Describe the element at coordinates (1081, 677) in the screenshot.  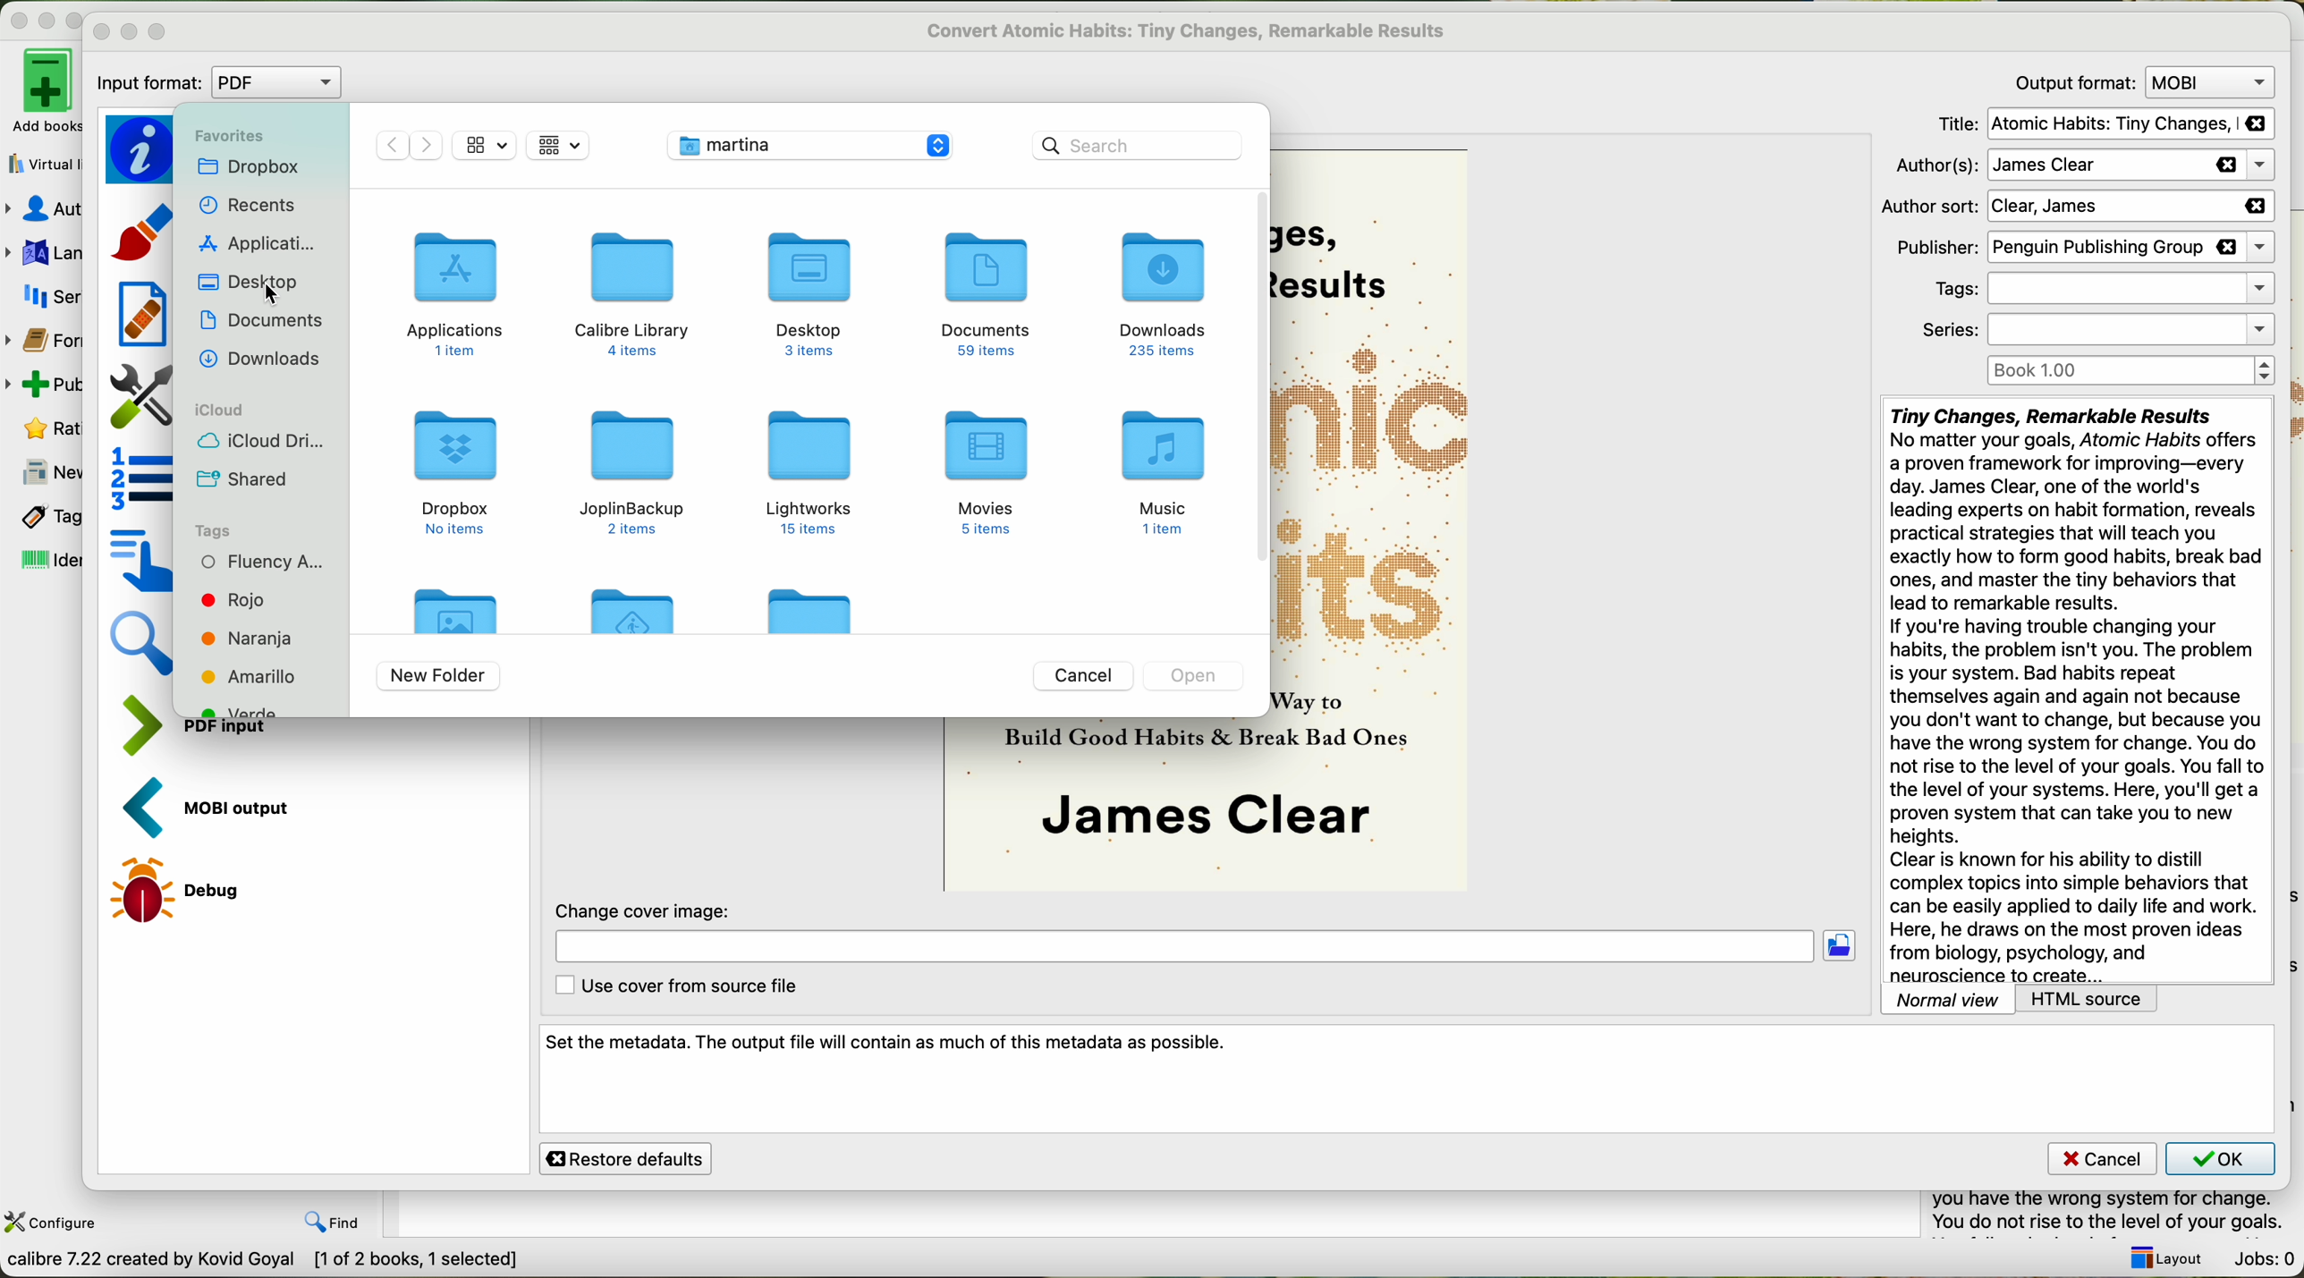
I see `cancel` at that location.